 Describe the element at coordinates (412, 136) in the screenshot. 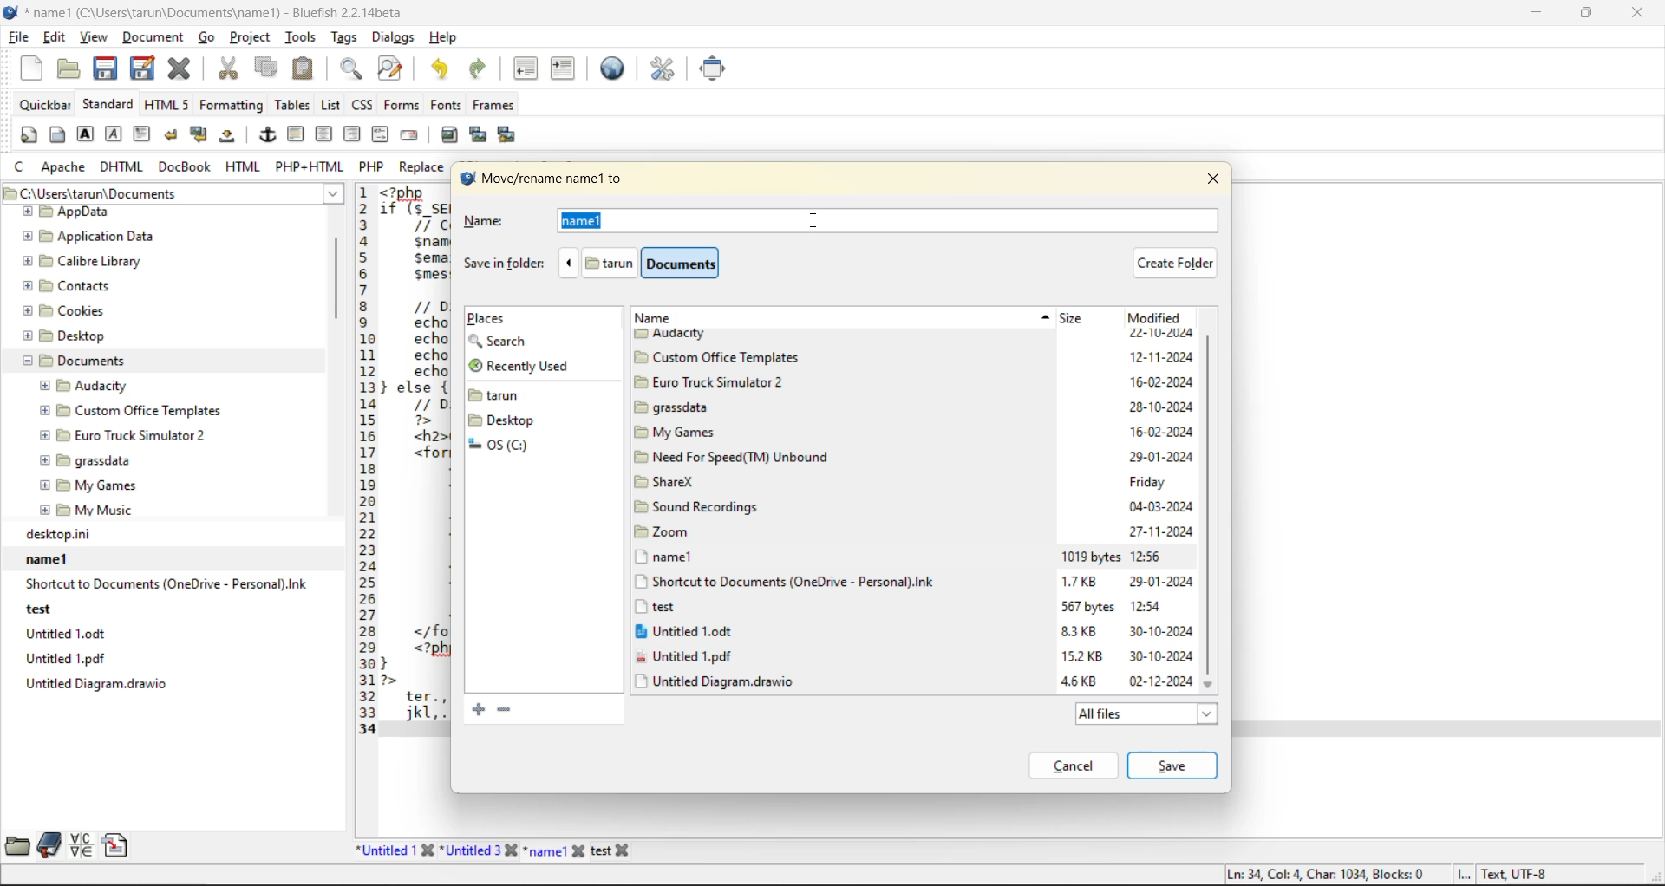

I see `email` at that location.